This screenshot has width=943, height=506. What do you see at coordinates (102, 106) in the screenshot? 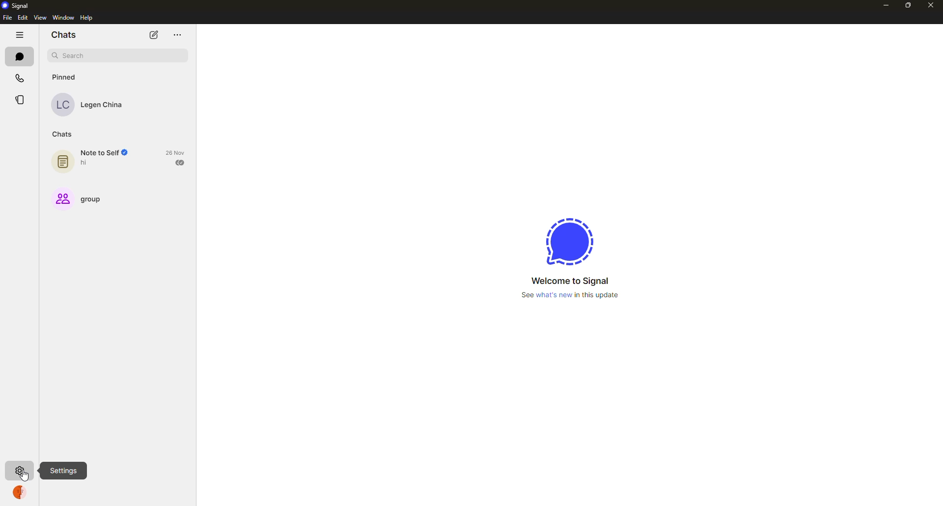
I see `Legen China` at bounding box center [102, 106].